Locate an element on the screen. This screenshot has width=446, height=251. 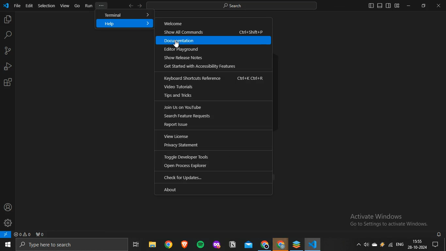
Search feature Requests is located at coordinates (211, 116).